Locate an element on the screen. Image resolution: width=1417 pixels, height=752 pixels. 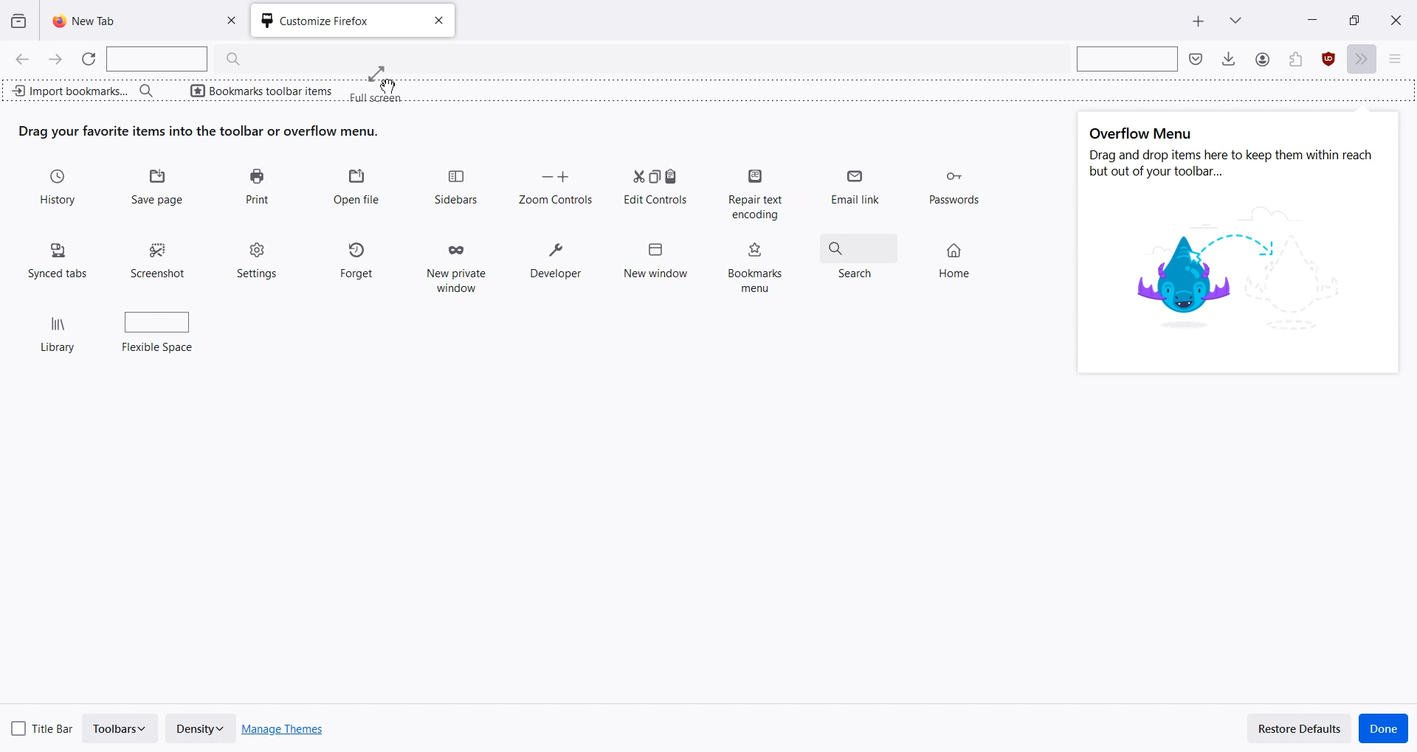
Restore Defaults is located at coordinates (1300, 728).